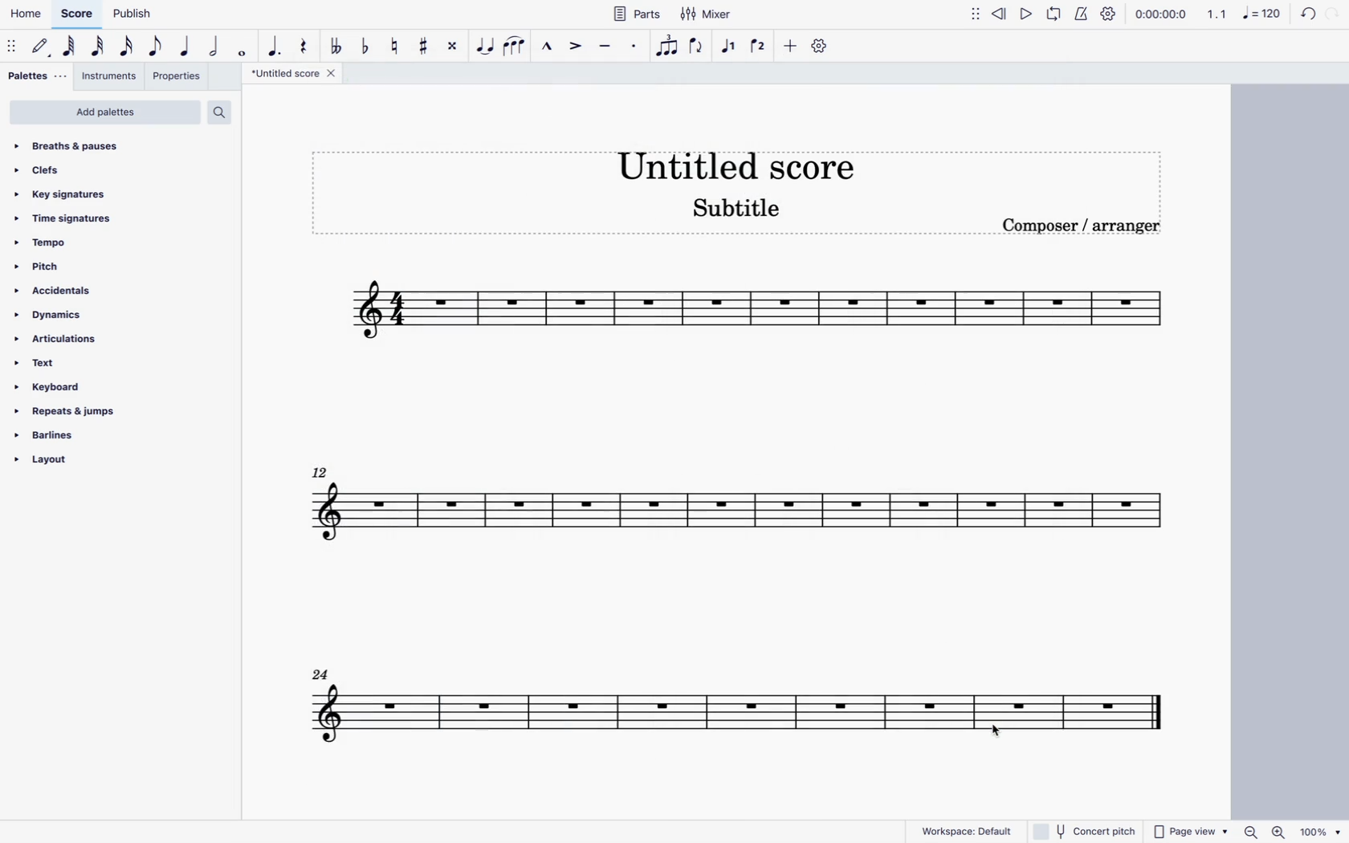 The image size is (1349, 843). I want to click on clefs, so click(54, 171).